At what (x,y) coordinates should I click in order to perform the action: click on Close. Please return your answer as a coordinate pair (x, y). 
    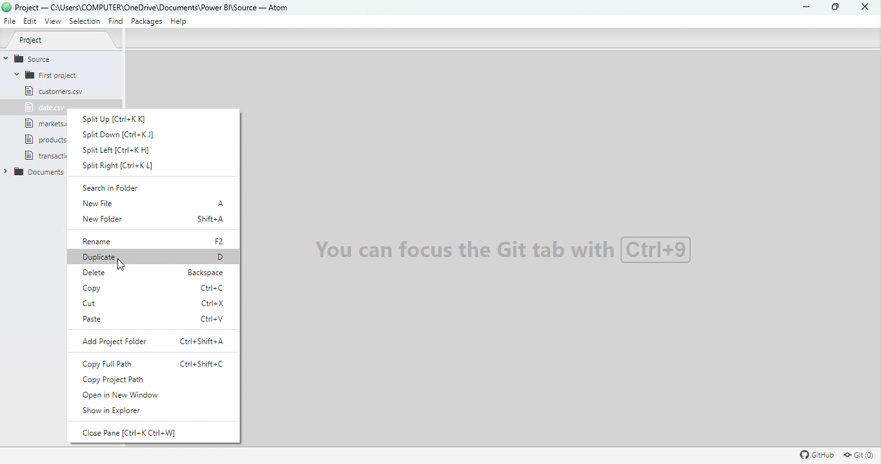
    Looking at the image, I should click on (862, 7).